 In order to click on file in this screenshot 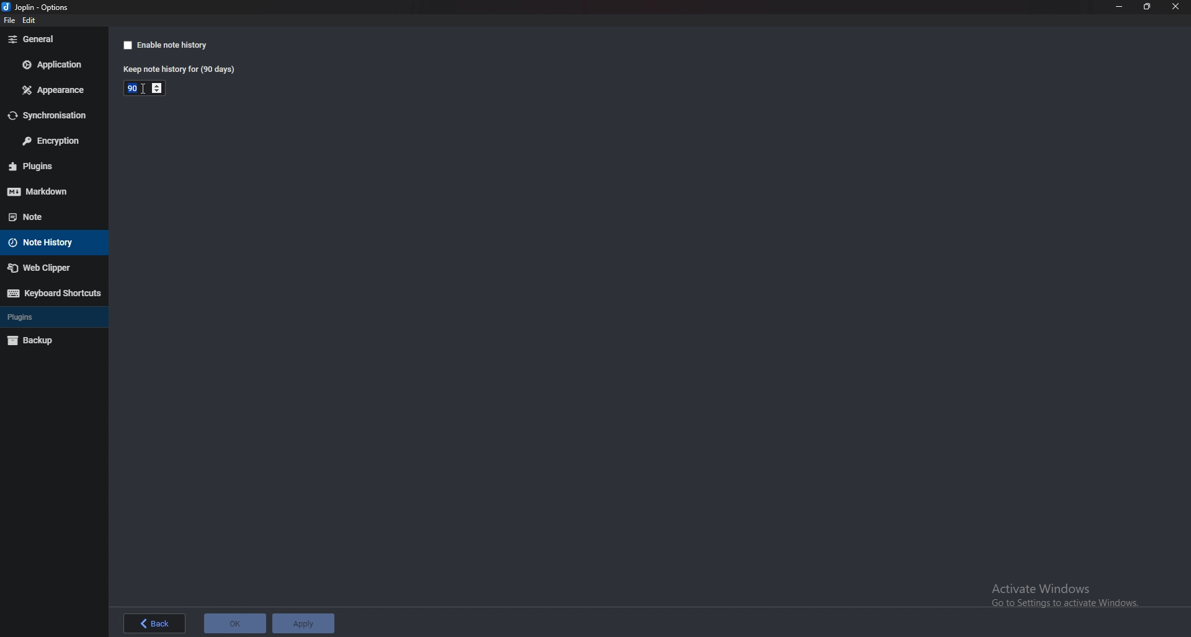, I will do `click(7, 21)`.